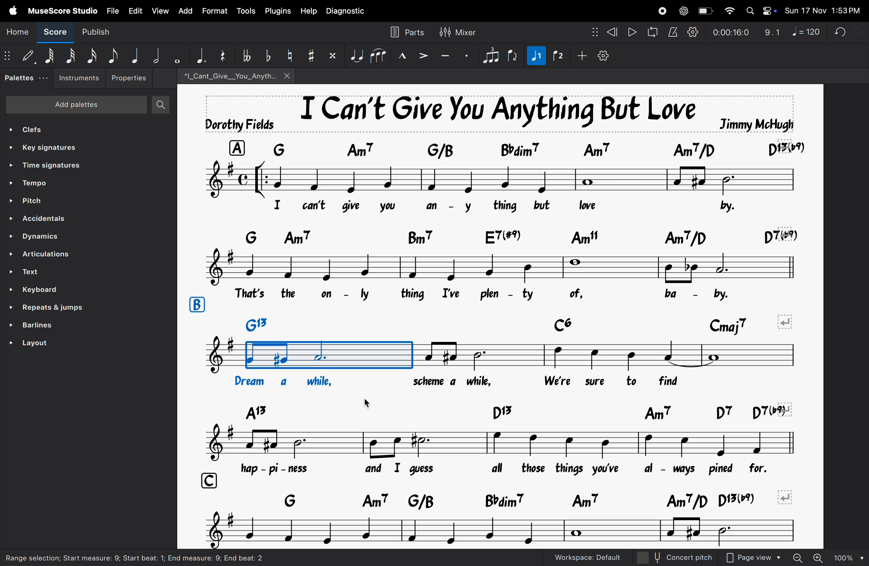 The width and height of the screenshot is (869, 566). I want to click on lyrics, so click(487, 208).